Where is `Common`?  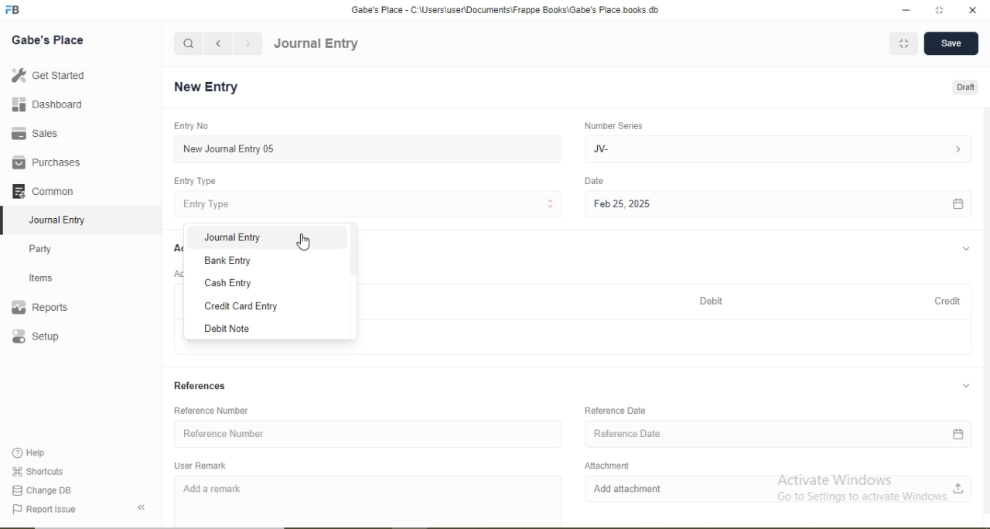 Common is located at coordinates (46, 189).